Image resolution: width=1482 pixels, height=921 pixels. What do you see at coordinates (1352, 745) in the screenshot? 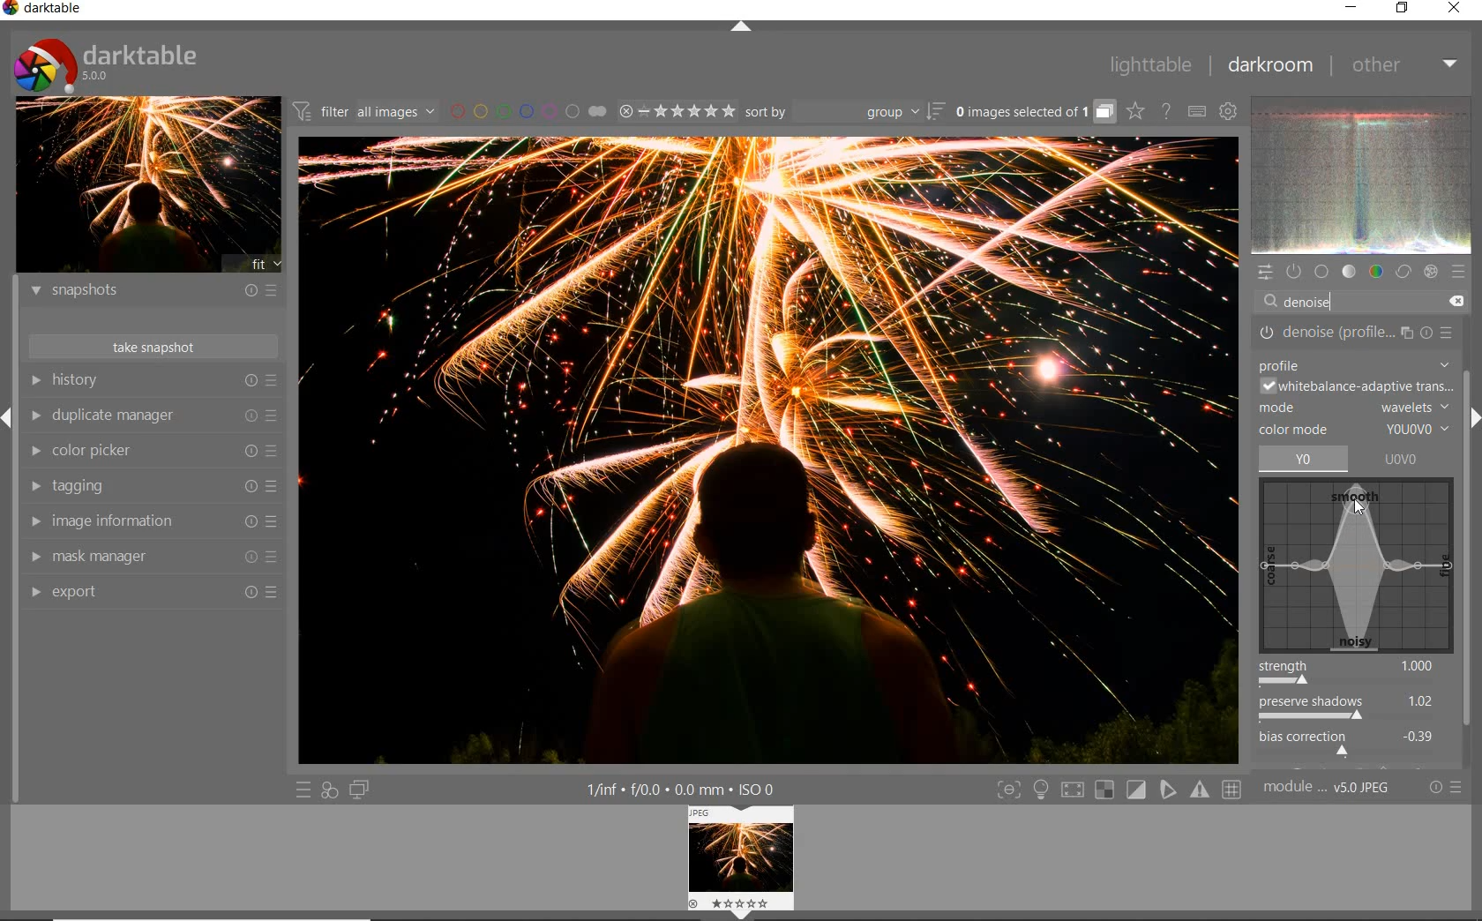
I see `bias correction` at bounding box center [1352, 745].